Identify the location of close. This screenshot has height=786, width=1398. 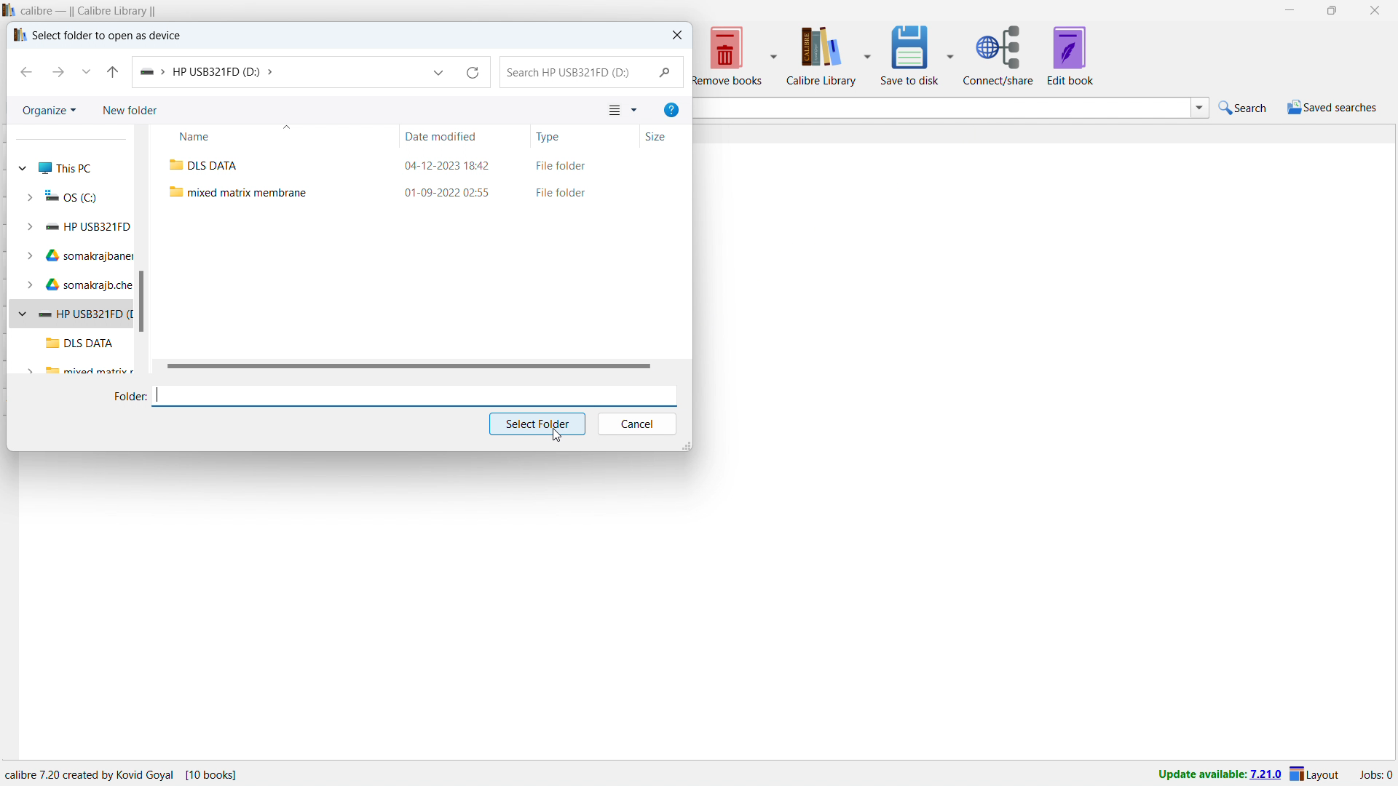
(1374, 10).